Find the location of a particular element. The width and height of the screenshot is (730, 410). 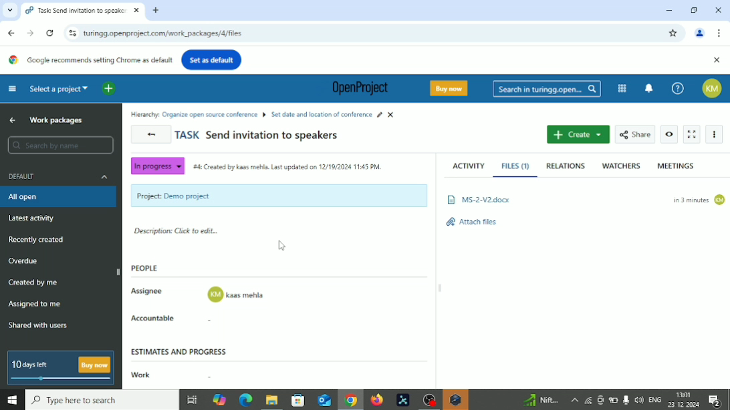

Attach files is located at coordinates (474, 223).